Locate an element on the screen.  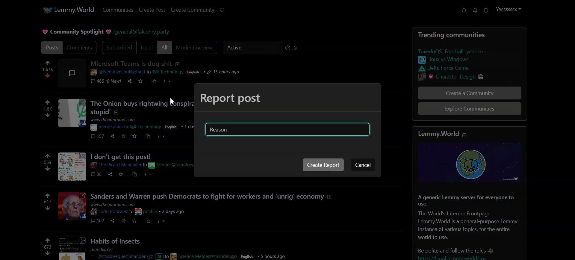
All is located at coordinates (165, 47).